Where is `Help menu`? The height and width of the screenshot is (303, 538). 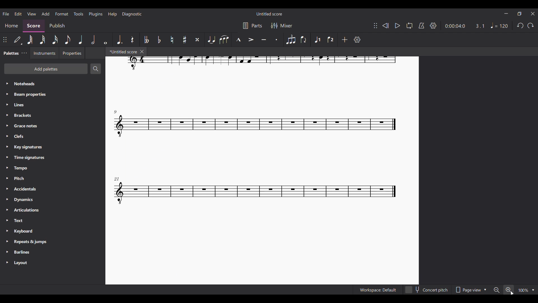
Help menu is located at coordinates (113, 14).